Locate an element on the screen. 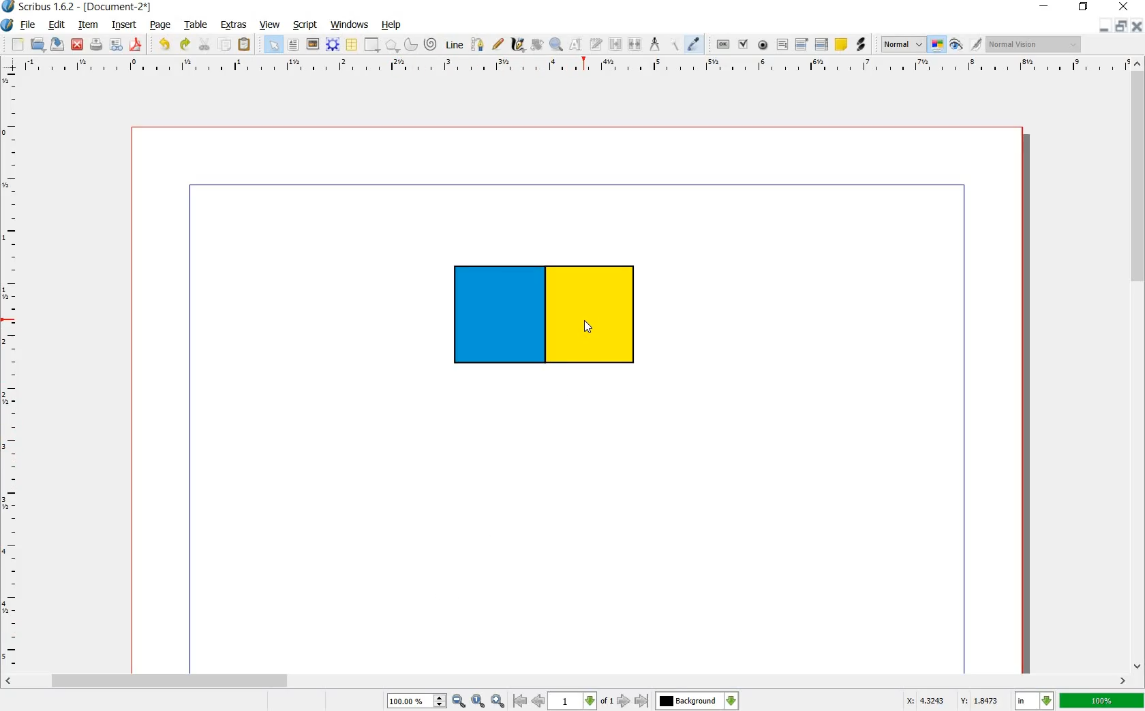 The width and height of the screenshot is (1145, 711). restore is located at coordinates (1123, 26).